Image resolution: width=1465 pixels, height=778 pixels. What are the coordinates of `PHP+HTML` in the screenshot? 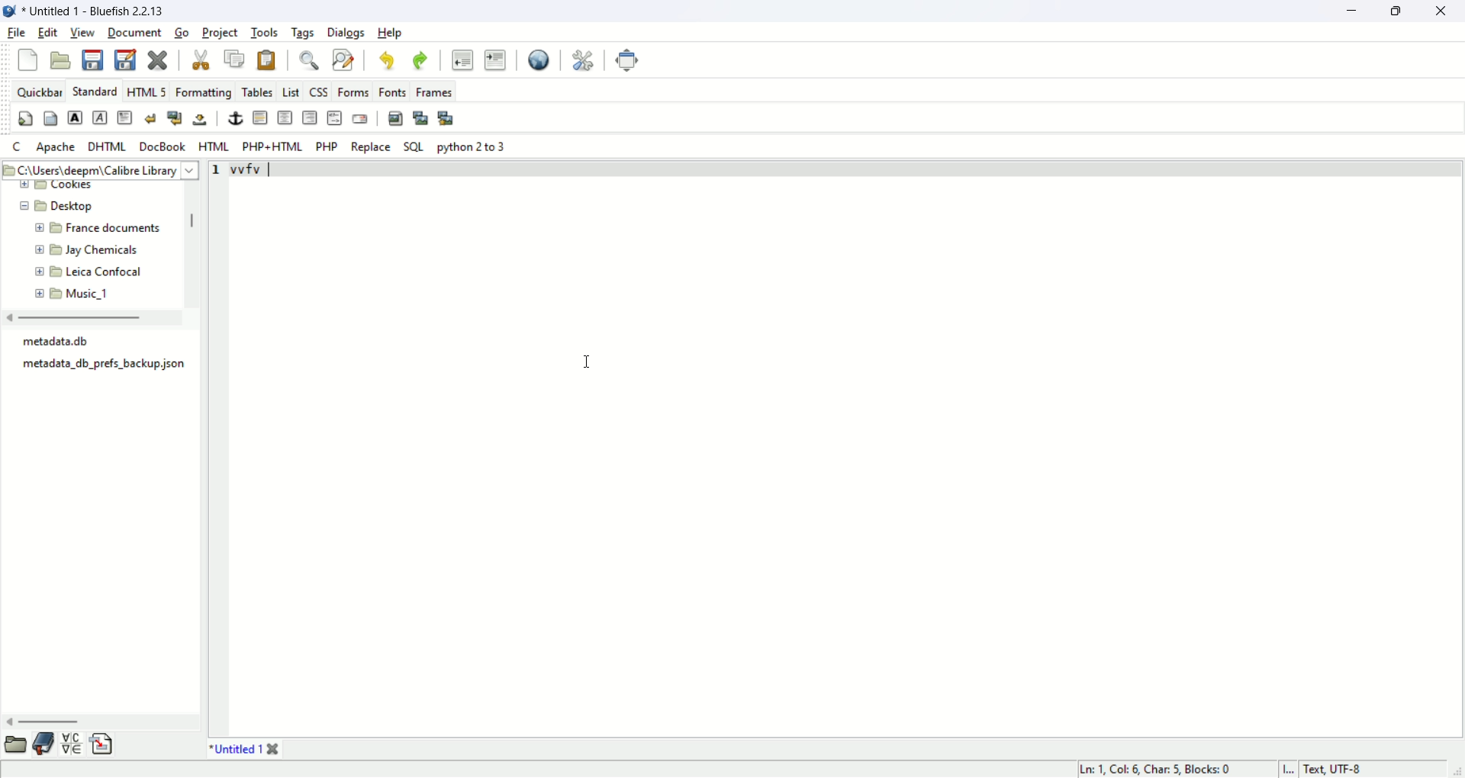 It's located at (271, 147).